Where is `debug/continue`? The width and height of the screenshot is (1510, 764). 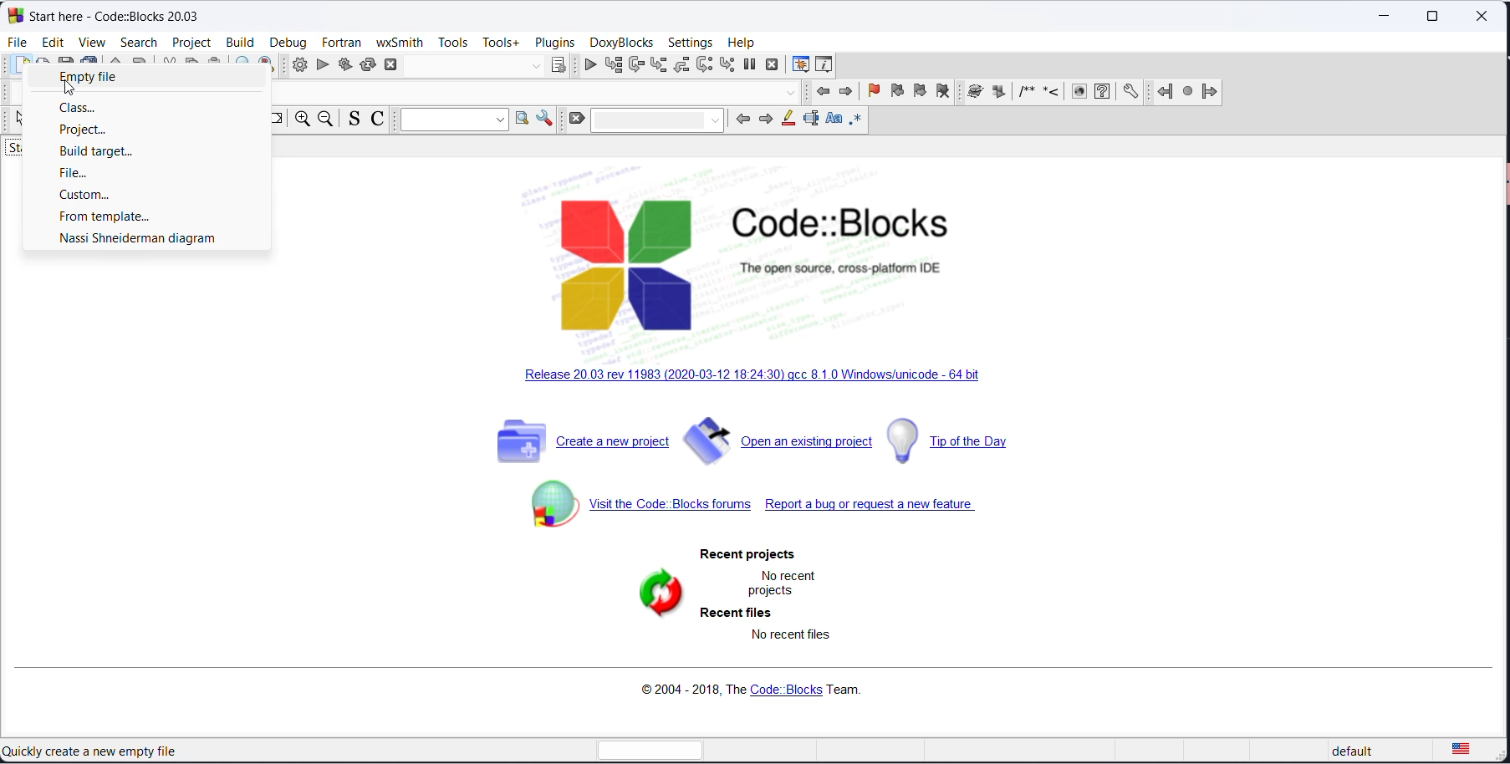 debug/continue is located at coordinates (589, 67).